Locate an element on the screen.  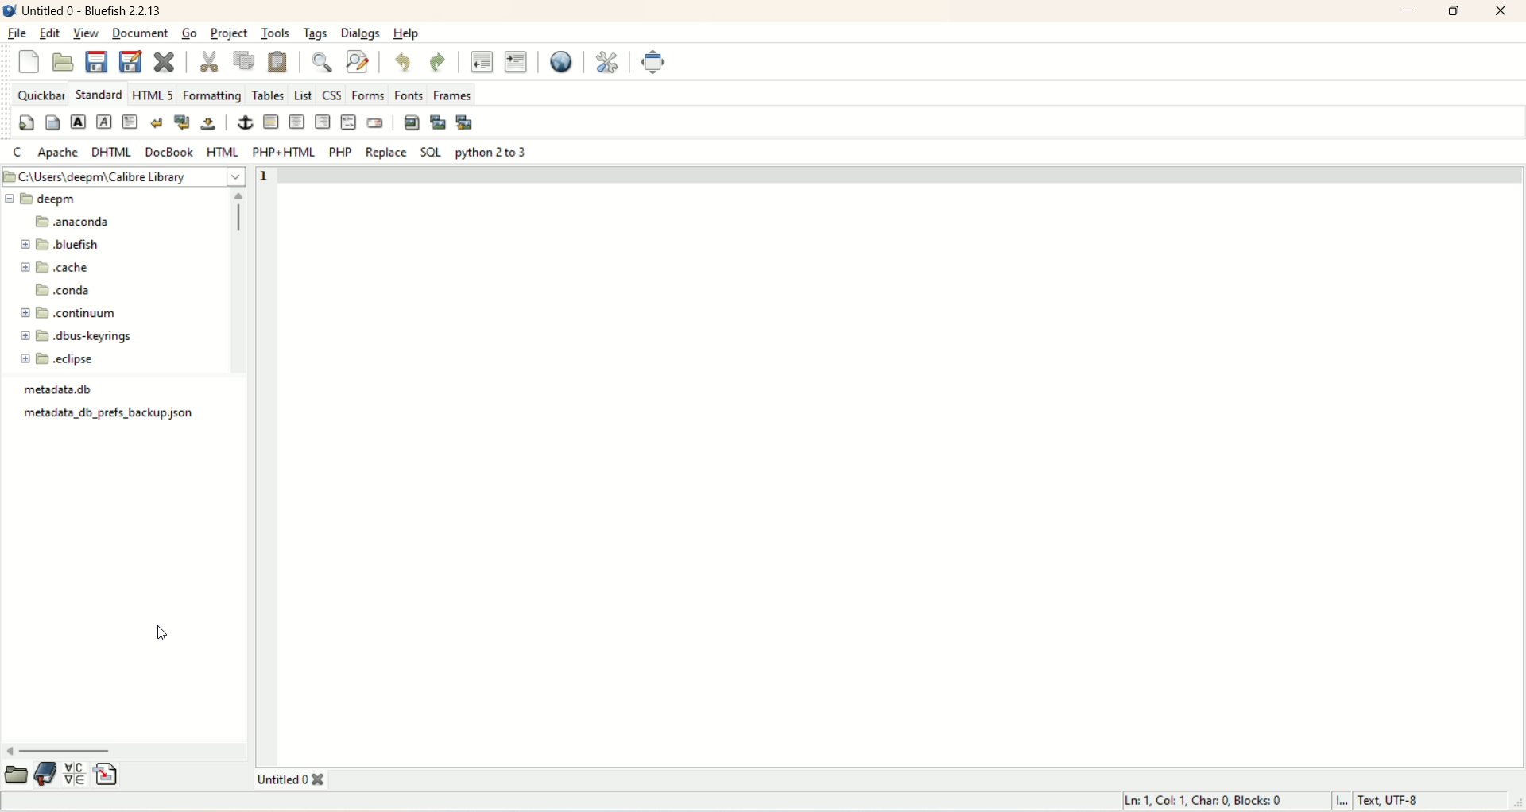
close is located at coordinates (1499, 13).